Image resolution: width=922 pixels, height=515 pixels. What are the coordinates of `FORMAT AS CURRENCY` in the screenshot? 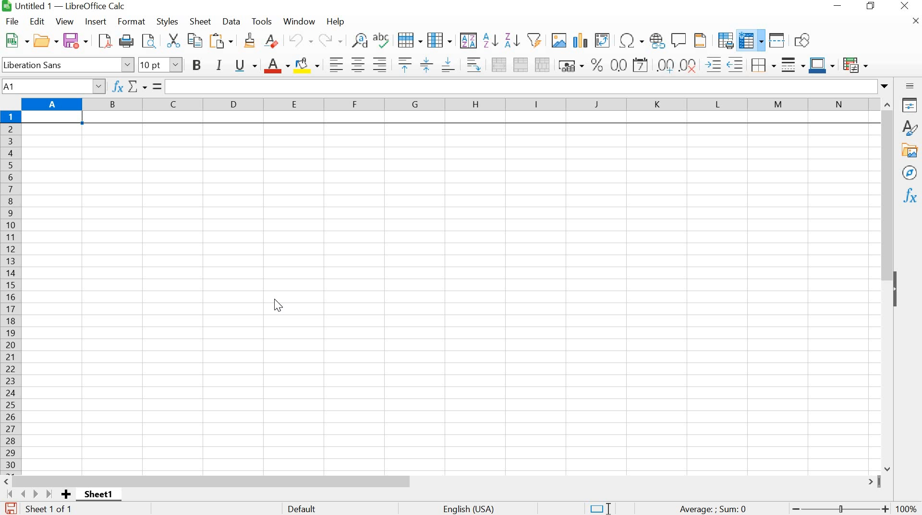 It's located at (571, 65).